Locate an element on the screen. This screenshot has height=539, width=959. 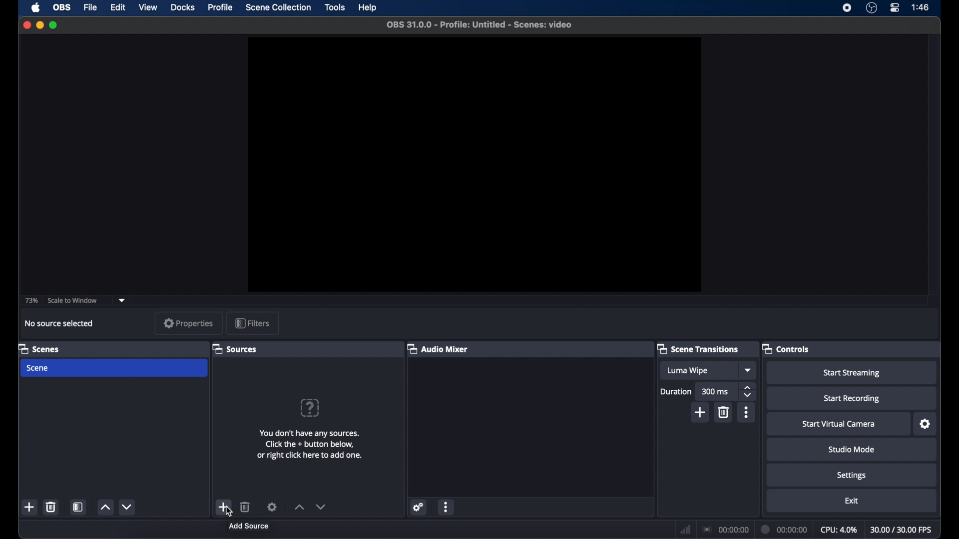
add is located at coordinates (700, 412).